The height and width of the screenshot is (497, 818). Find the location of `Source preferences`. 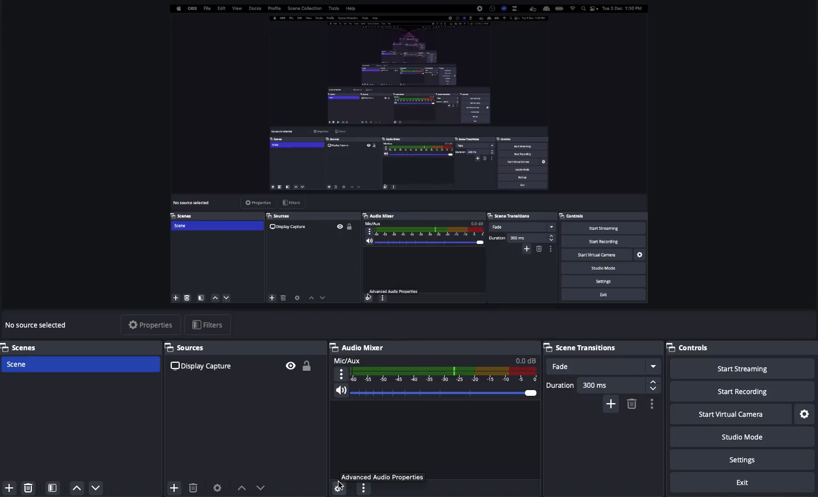

Source preferences is located at coordinates (218, 488).